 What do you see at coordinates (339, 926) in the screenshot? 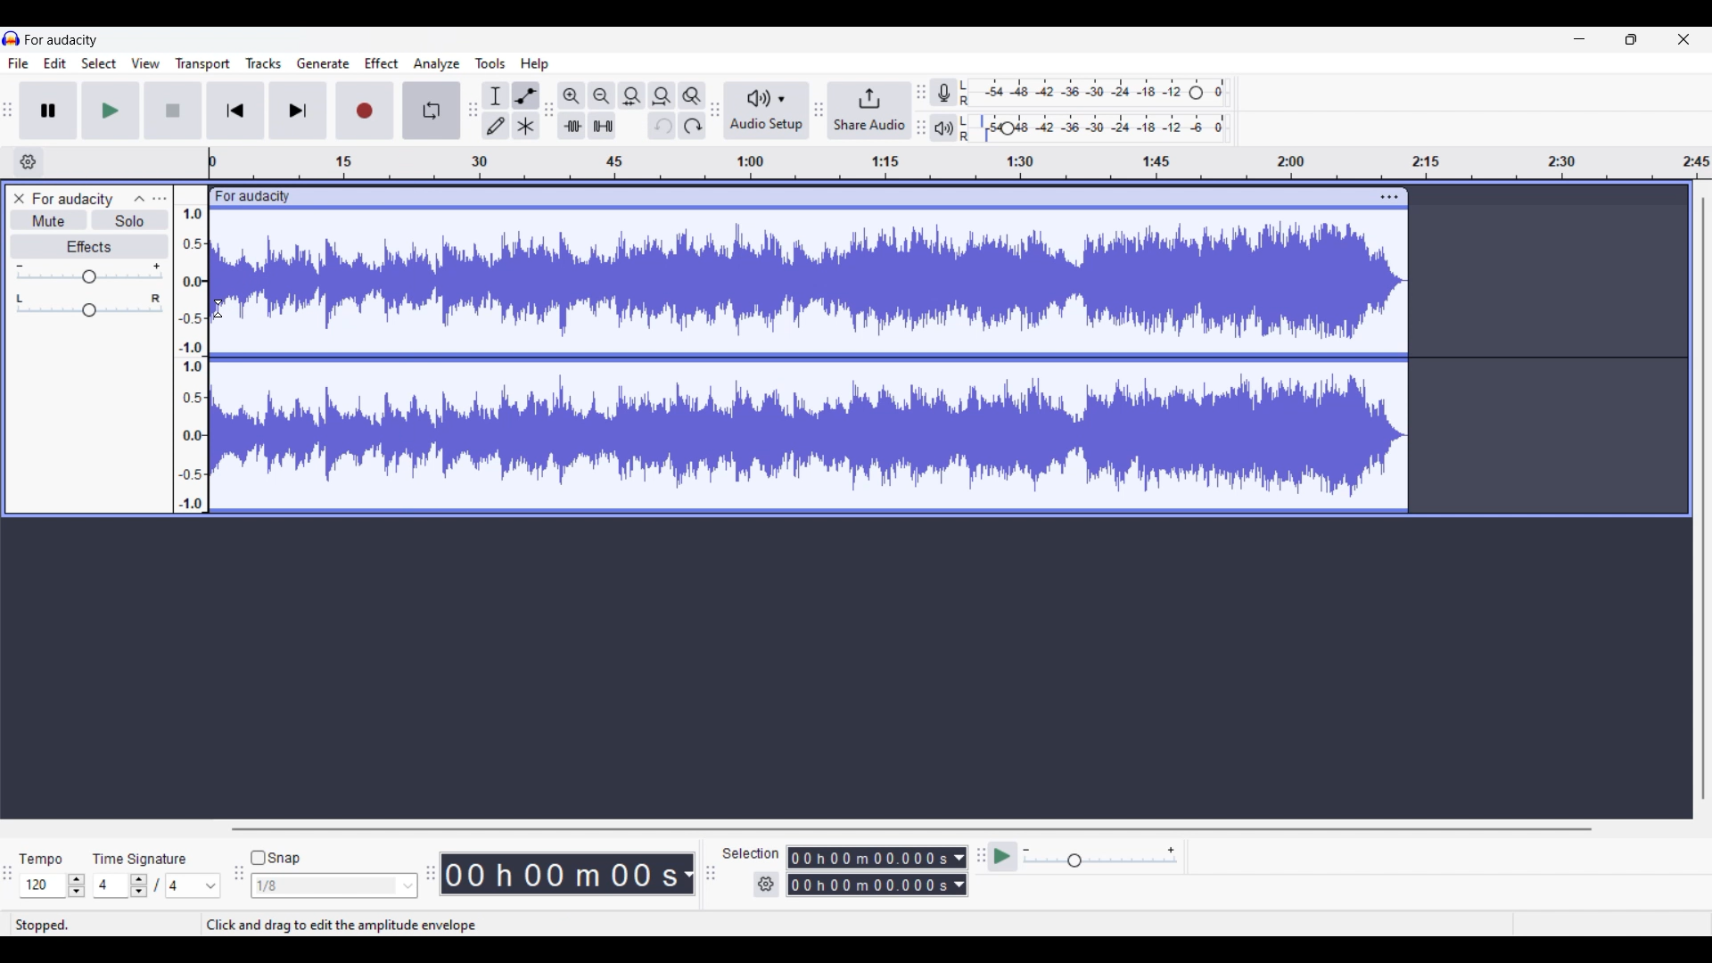
I see `Click and drag to edit the amplitude envelope` at bounding box center [339, 926].